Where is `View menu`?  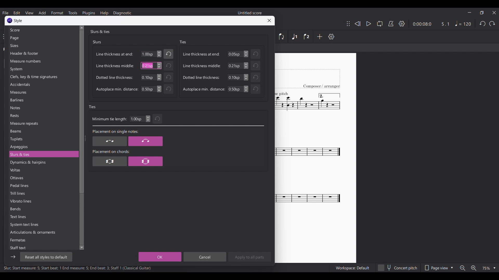 View menu is located at coordinates (29, 13).